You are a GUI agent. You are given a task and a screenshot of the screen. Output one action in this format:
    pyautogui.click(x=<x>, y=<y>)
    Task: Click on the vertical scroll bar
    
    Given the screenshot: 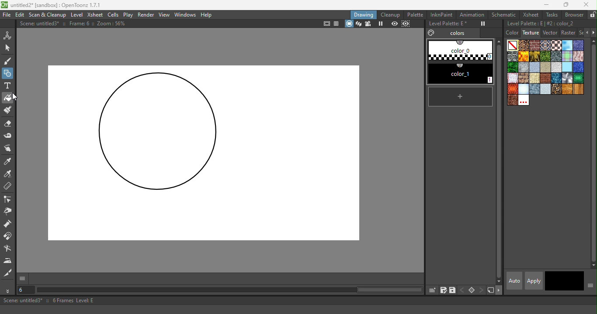 What is the action you would take?
    pyautogui.click(x=498, y=161)
    